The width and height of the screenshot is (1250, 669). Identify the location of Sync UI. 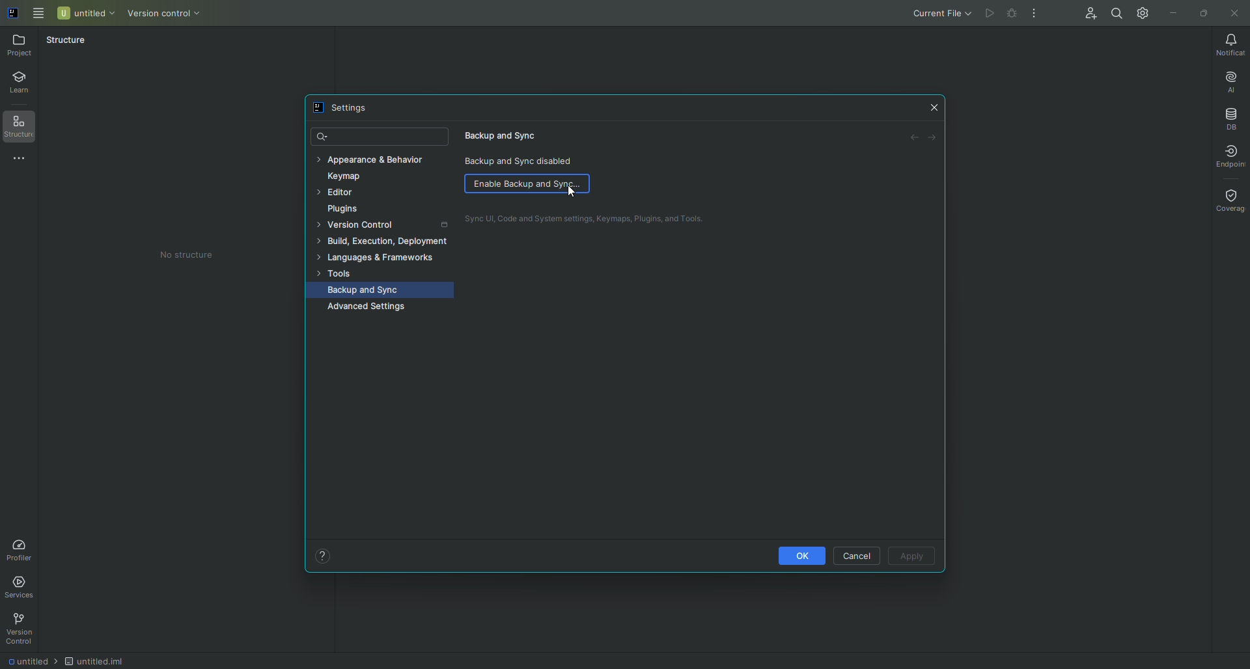
(592, 220).